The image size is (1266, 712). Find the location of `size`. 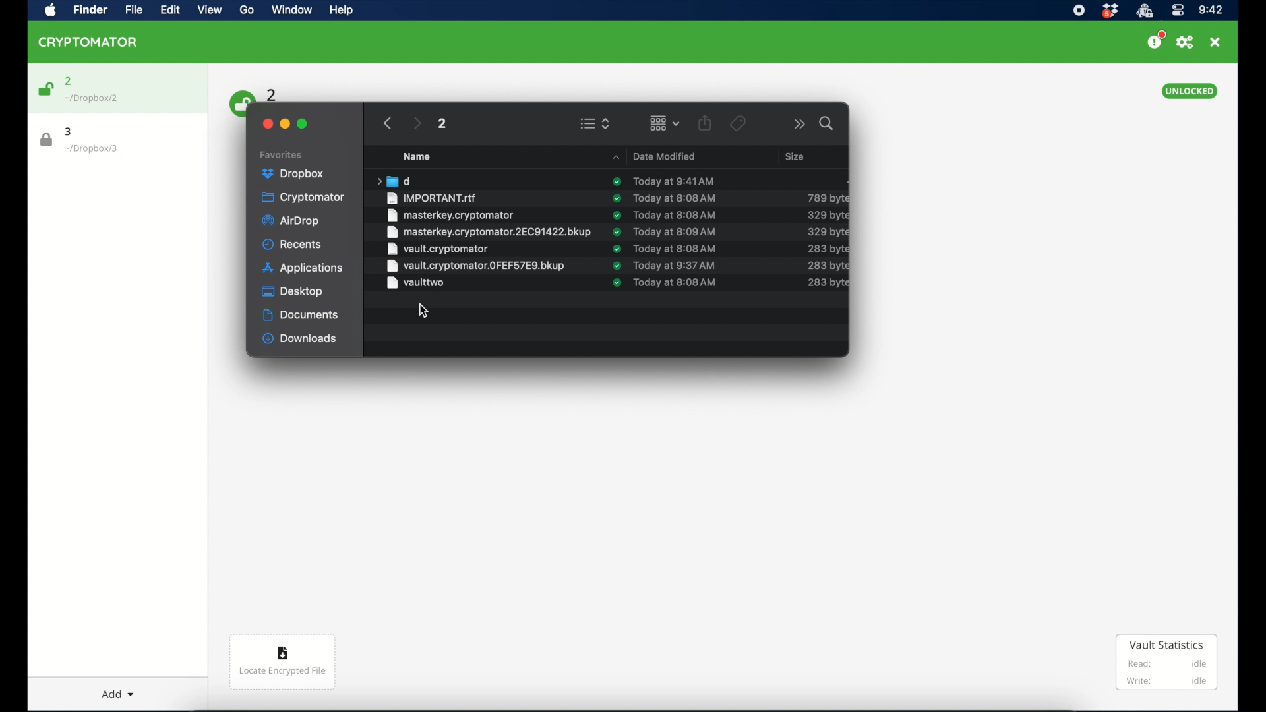

size is located at coordinates (797, 156).